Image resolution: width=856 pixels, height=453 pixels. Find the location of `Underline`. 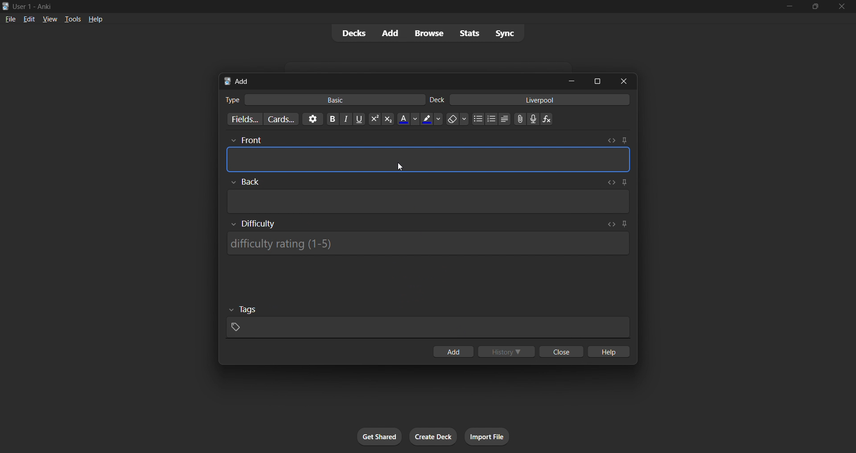

Underline is located at coordinates (359, 119).